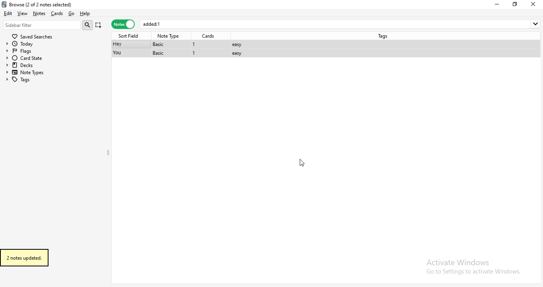  What do you see at coordinates (34, 35) in the screenshot?
I see `saves searches` at bounding box center [34, 35].